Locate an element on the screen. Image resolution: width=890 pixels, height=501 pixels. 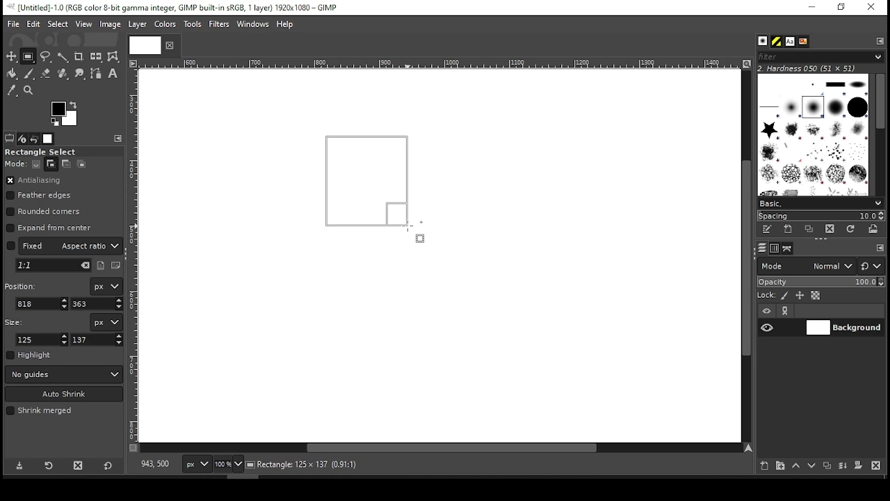
zoom level is located at coordinates (228, 466).